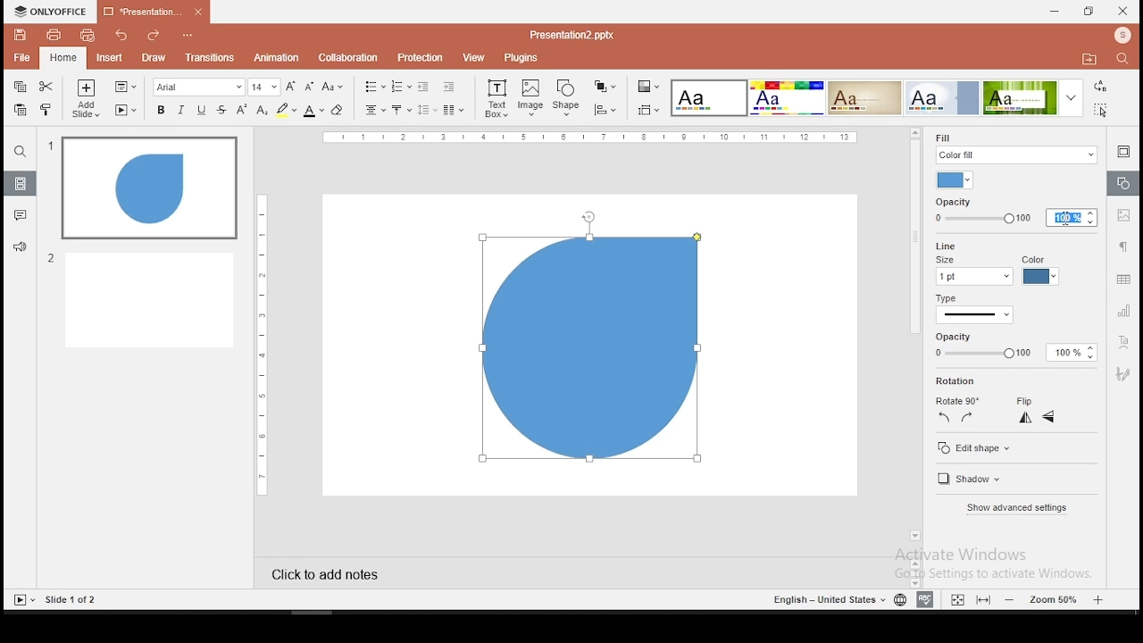  Describe the element at coordinates (473, 57) in the screenshot. I see `view` at that location.